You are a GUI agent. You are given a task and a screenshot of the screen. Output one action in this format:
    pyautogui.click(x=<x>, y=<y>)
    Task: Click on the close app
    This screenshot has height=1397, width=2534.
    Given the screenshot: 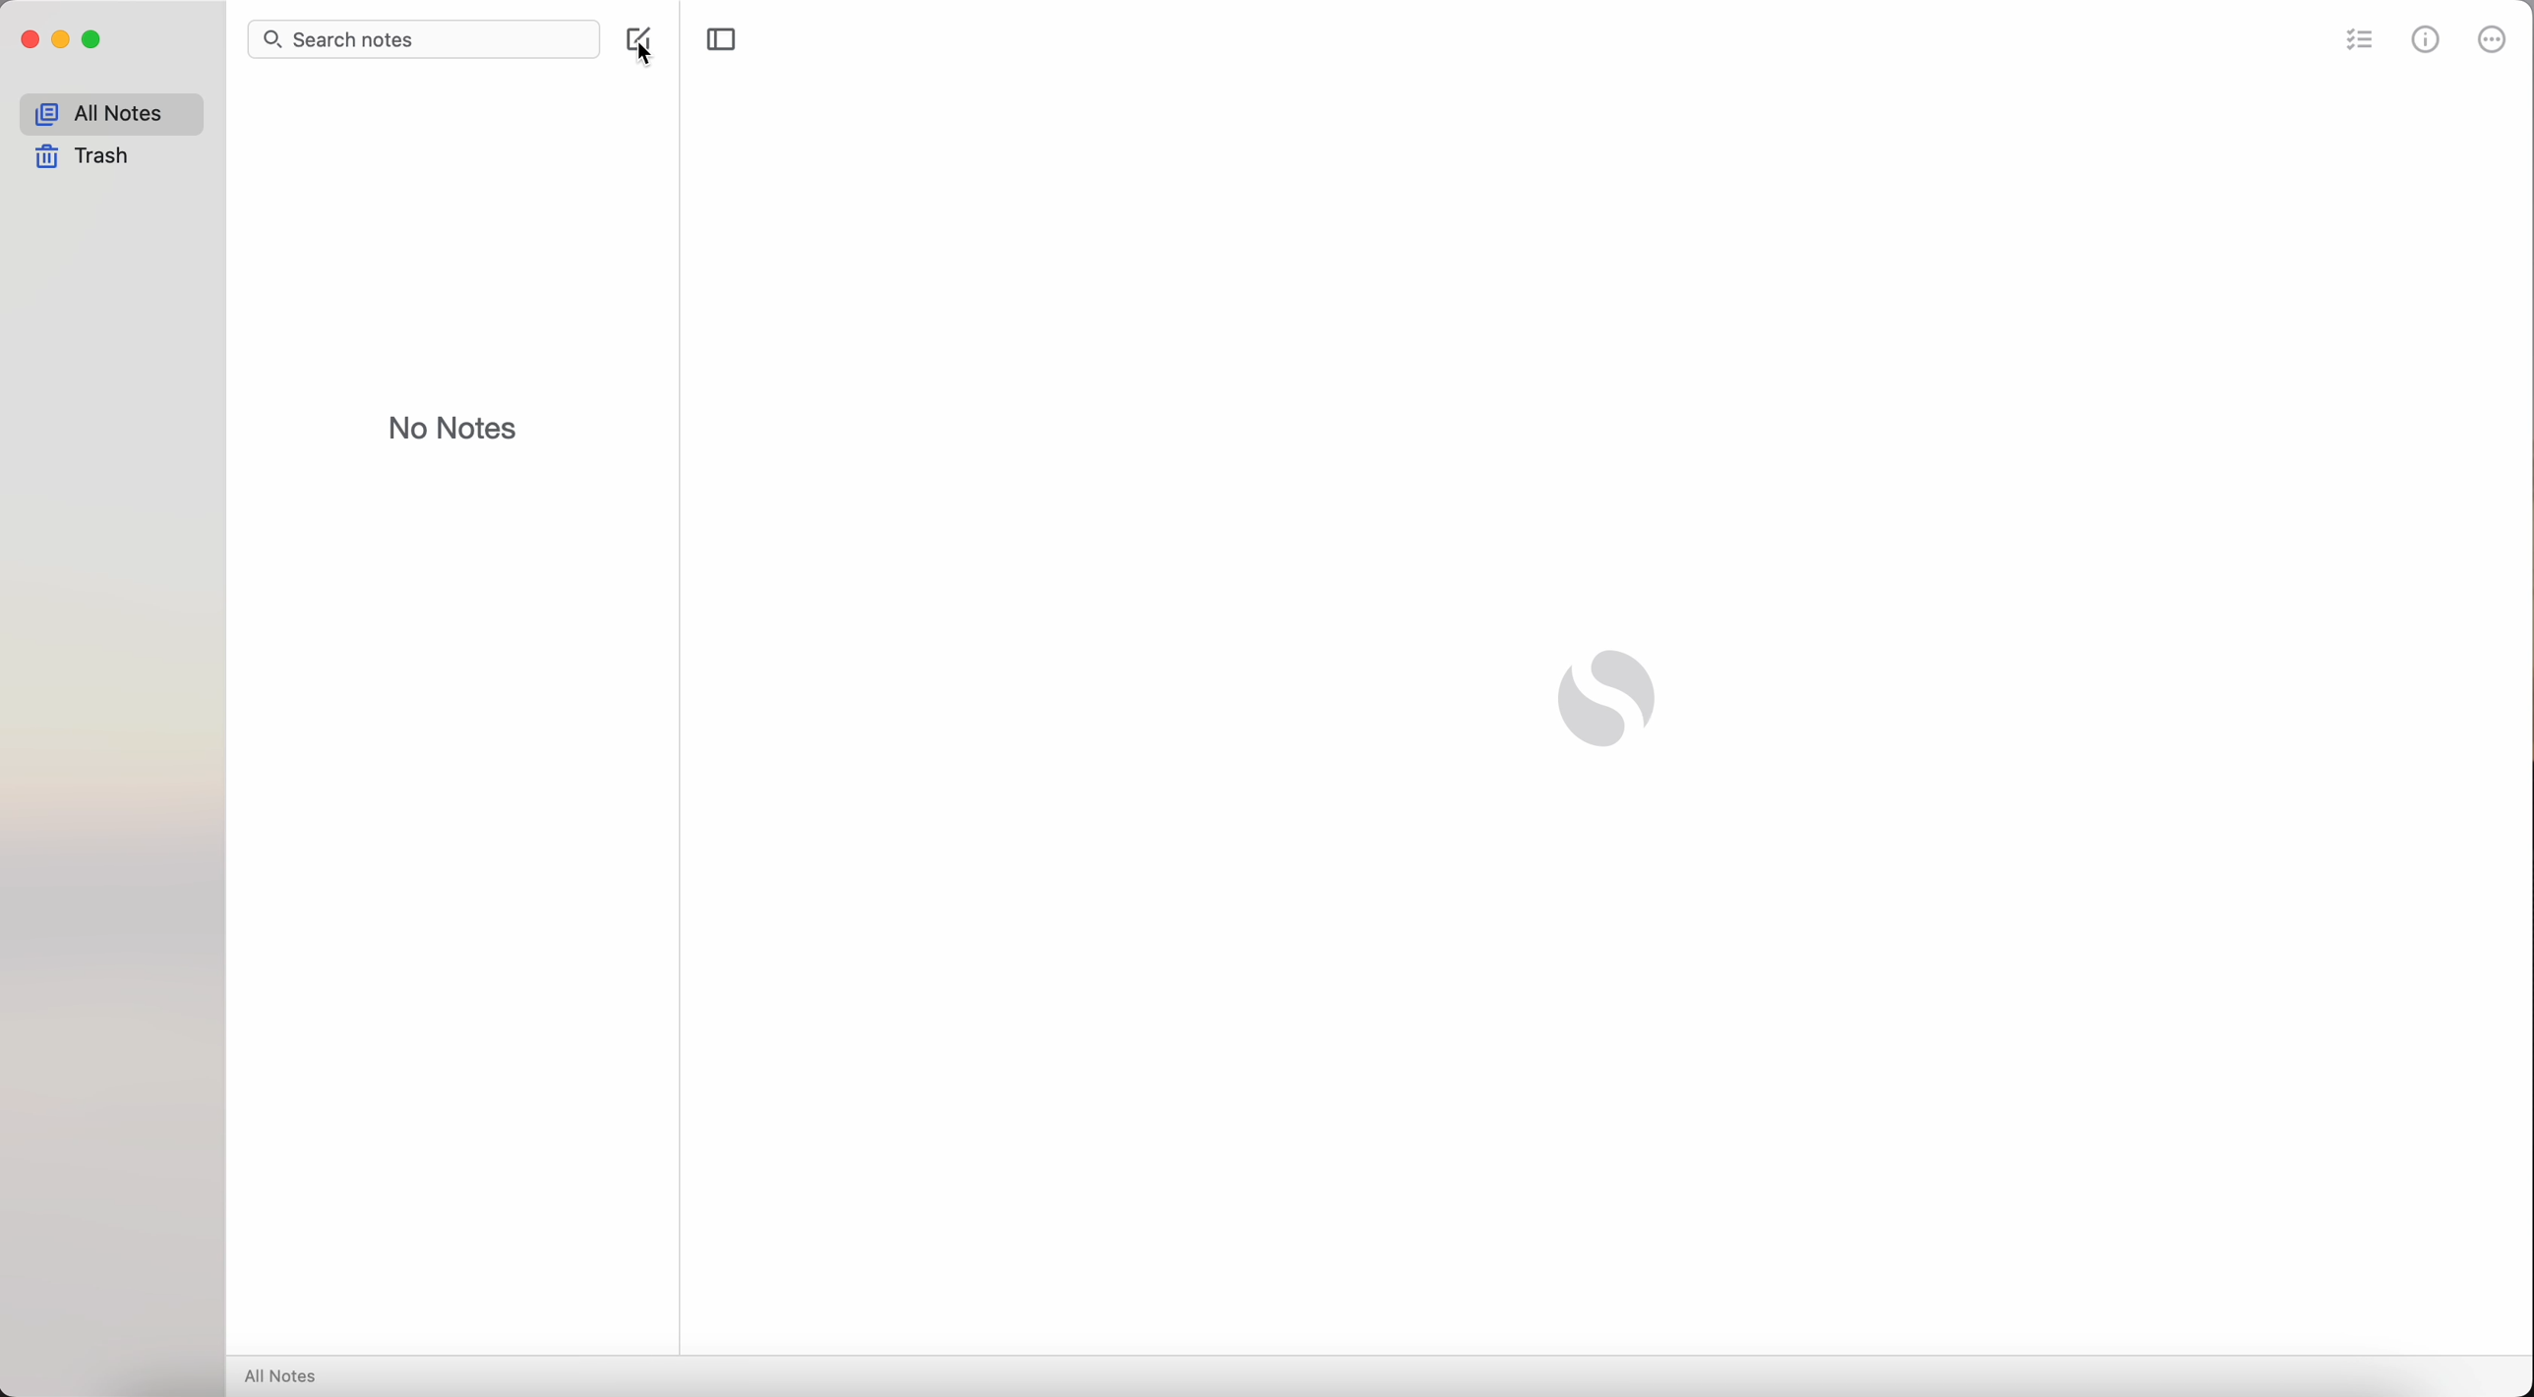 What is the action you would take?
    pyautogui.click(x=30, y=40)
    